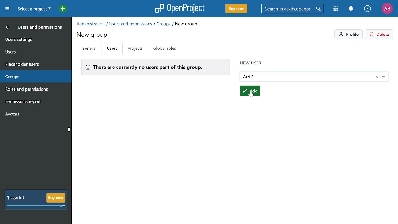 The height and width of the screenshot is (224, 398). Describe the element at coordinates (34, 102) in the screenshot. I see `Permission report` at that location.